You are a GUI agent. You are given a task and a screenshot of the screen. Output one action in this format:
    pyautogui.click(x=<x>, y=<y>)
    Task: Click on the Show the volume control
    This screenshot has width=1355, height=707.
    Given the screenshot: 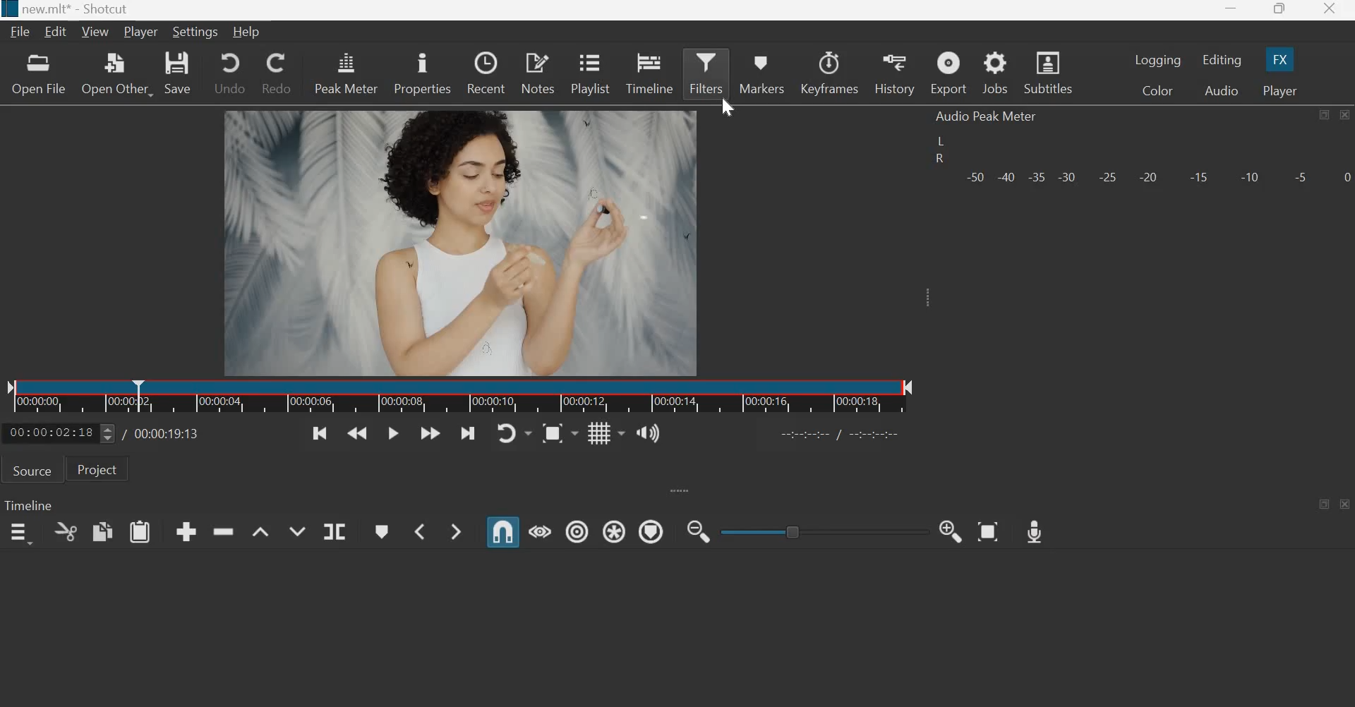 What is the action you would take?
    pyautogui.click(x=647, y=434)
    